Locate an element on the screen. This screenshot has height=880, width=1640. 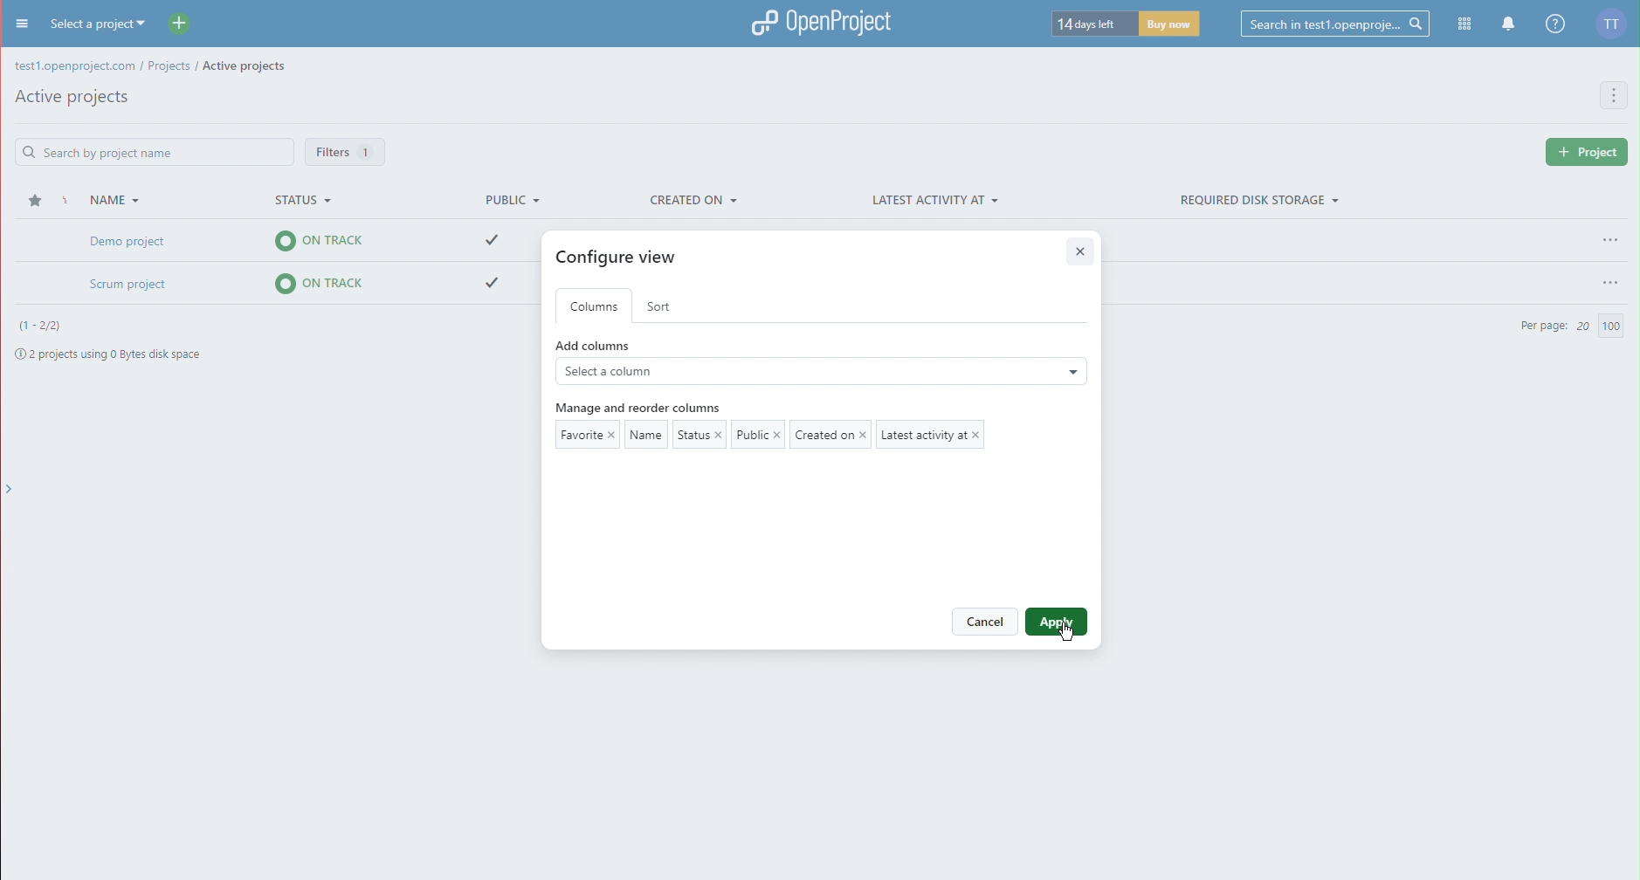
Name is located at coordinates (104, 196).